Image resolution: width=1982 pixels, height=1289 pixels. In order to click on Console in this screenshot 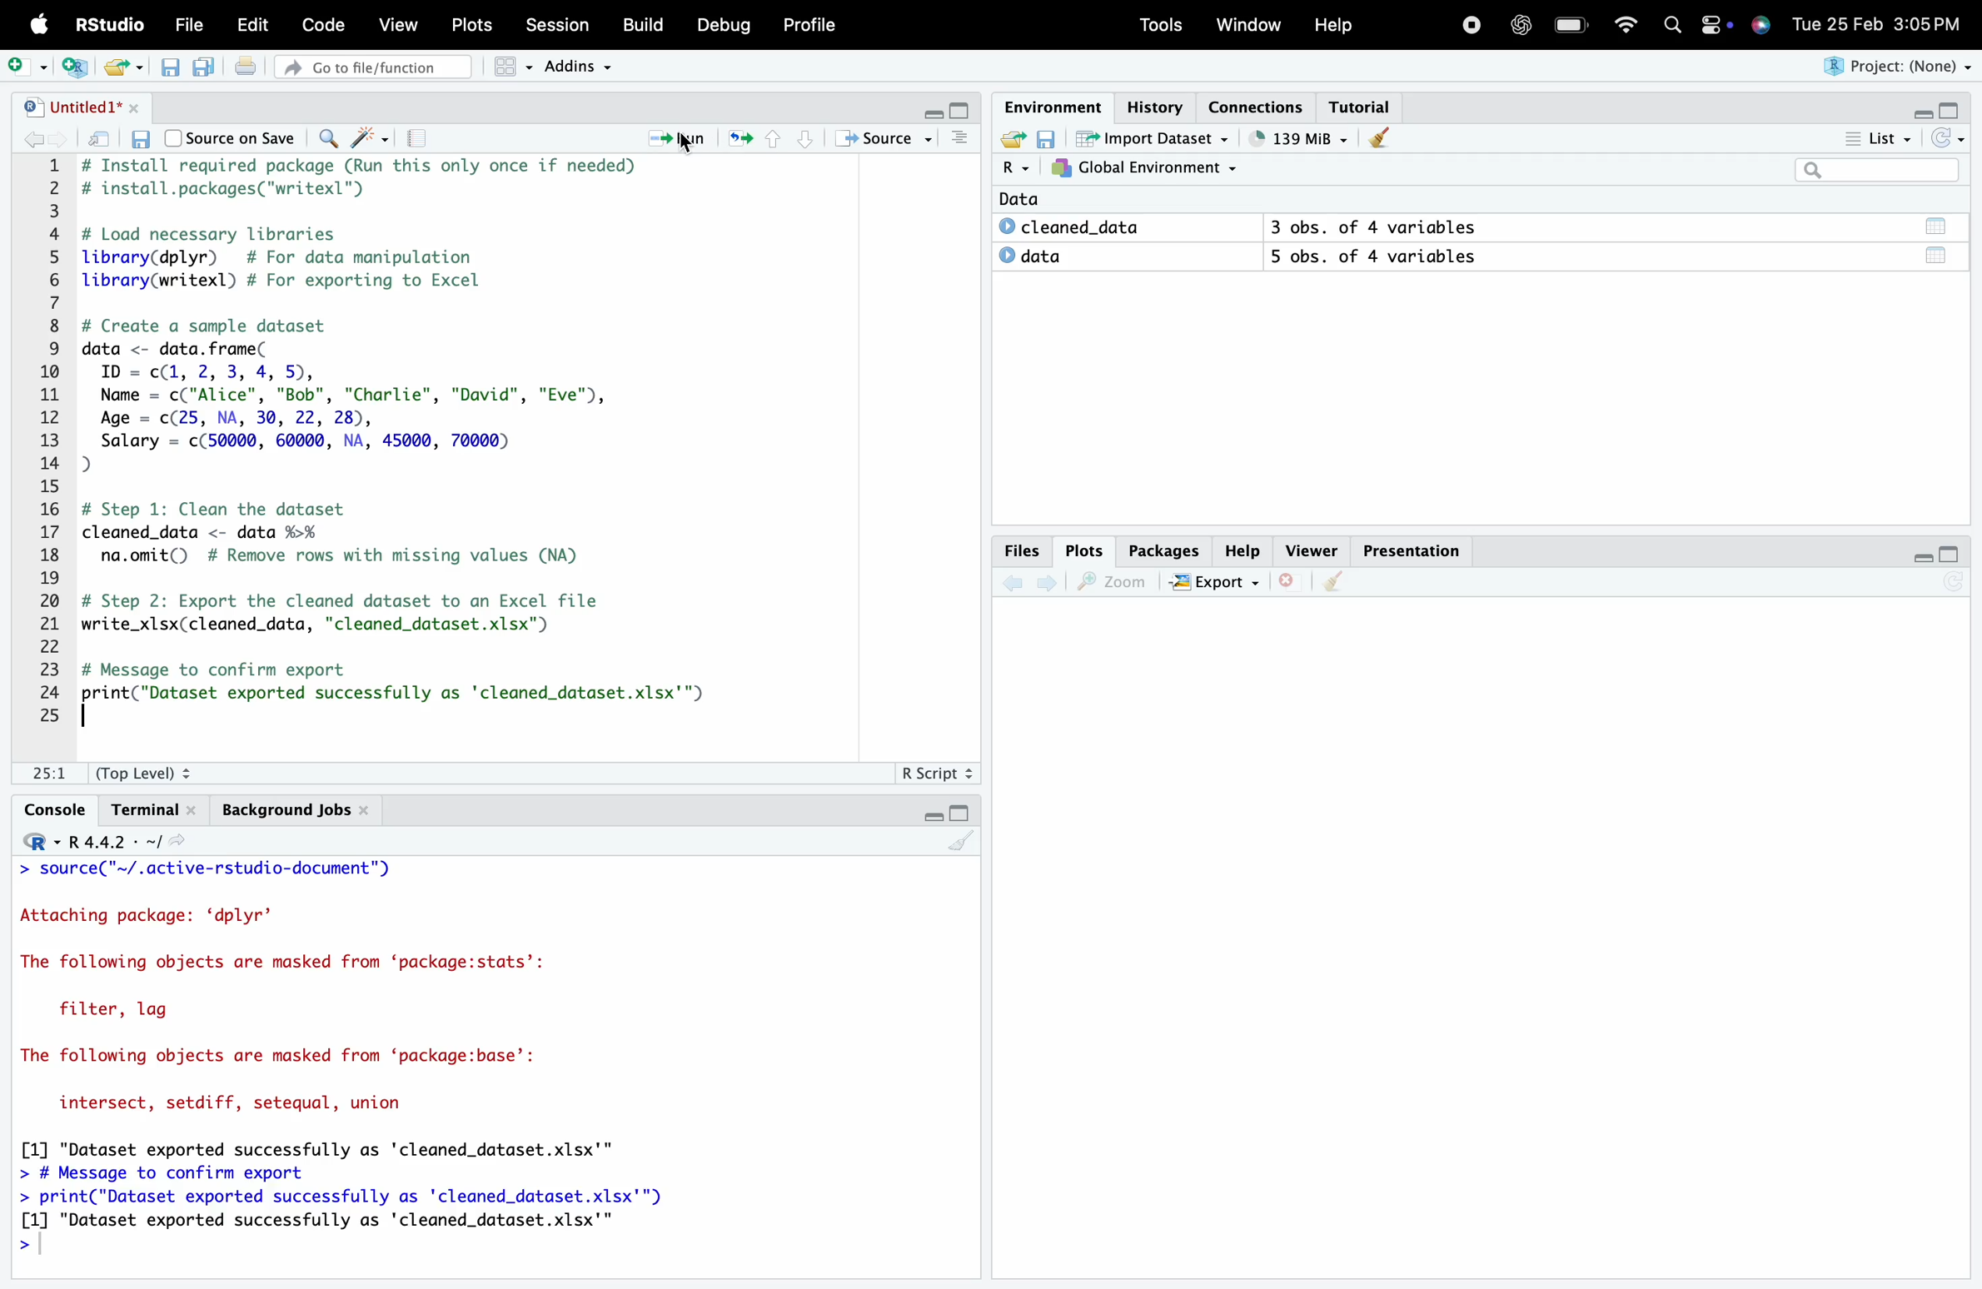, I will do `click(60, 810)`.